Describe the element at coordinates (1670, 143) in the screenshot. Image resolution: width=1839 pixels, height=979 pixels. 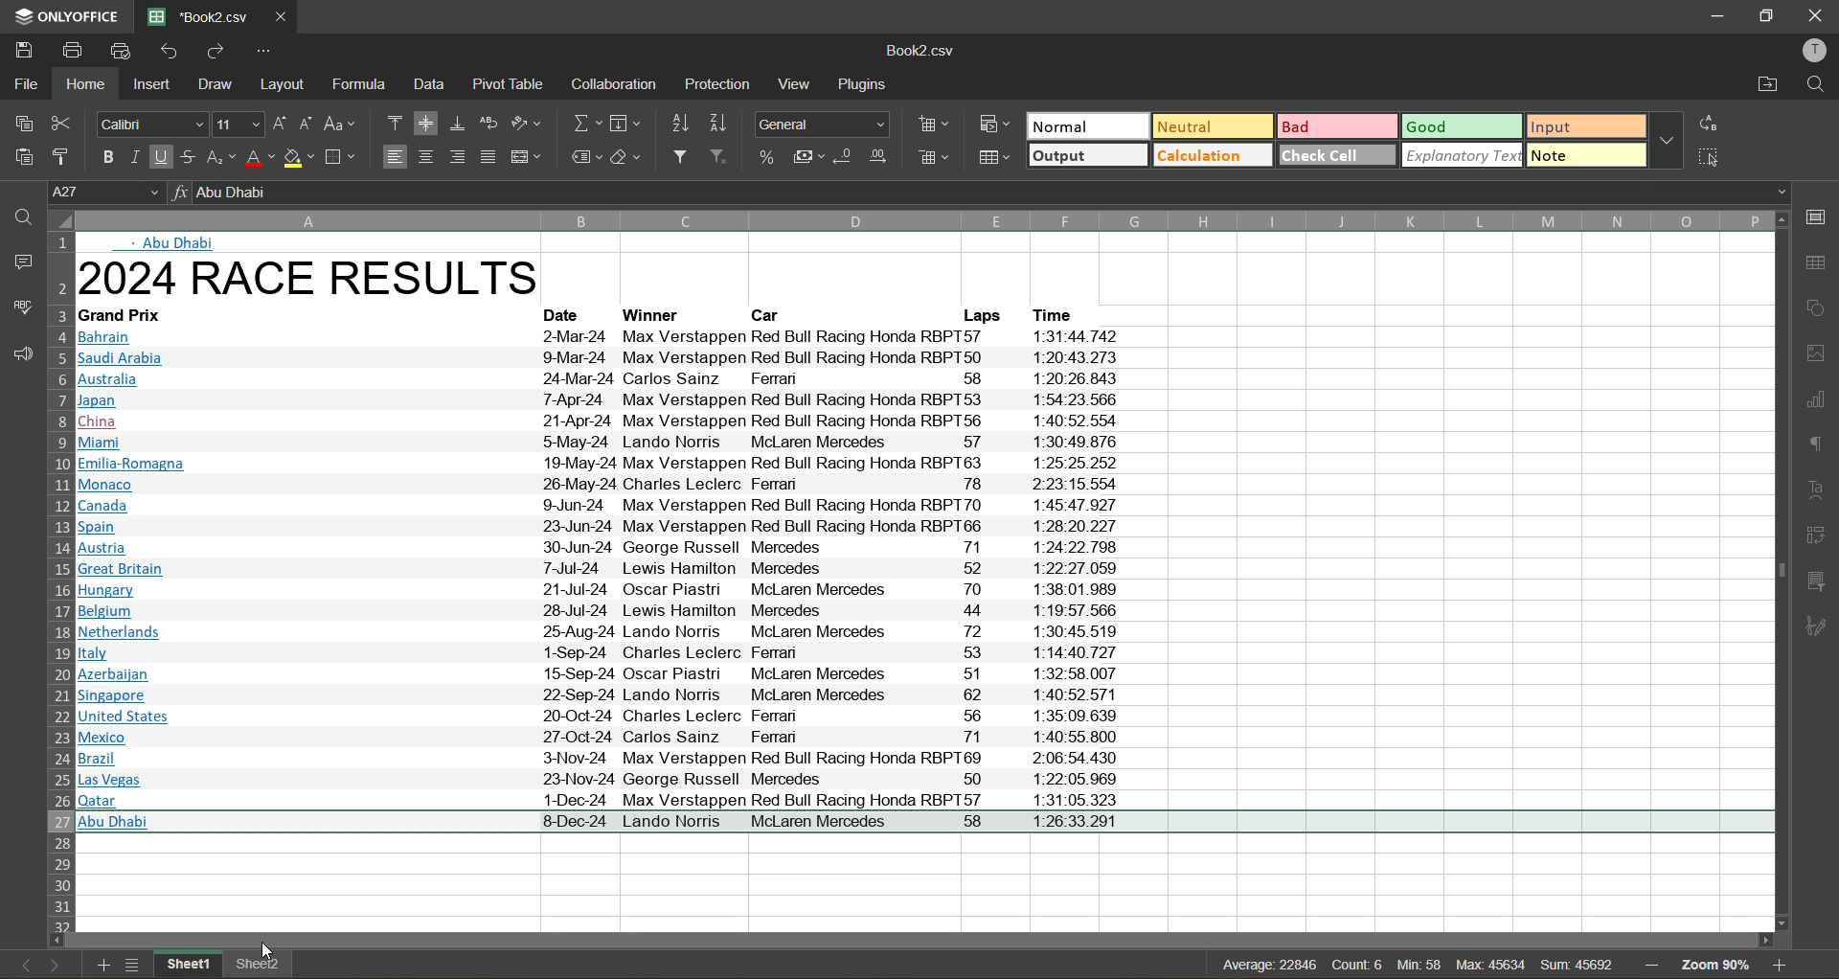
I see `more options` at that location.